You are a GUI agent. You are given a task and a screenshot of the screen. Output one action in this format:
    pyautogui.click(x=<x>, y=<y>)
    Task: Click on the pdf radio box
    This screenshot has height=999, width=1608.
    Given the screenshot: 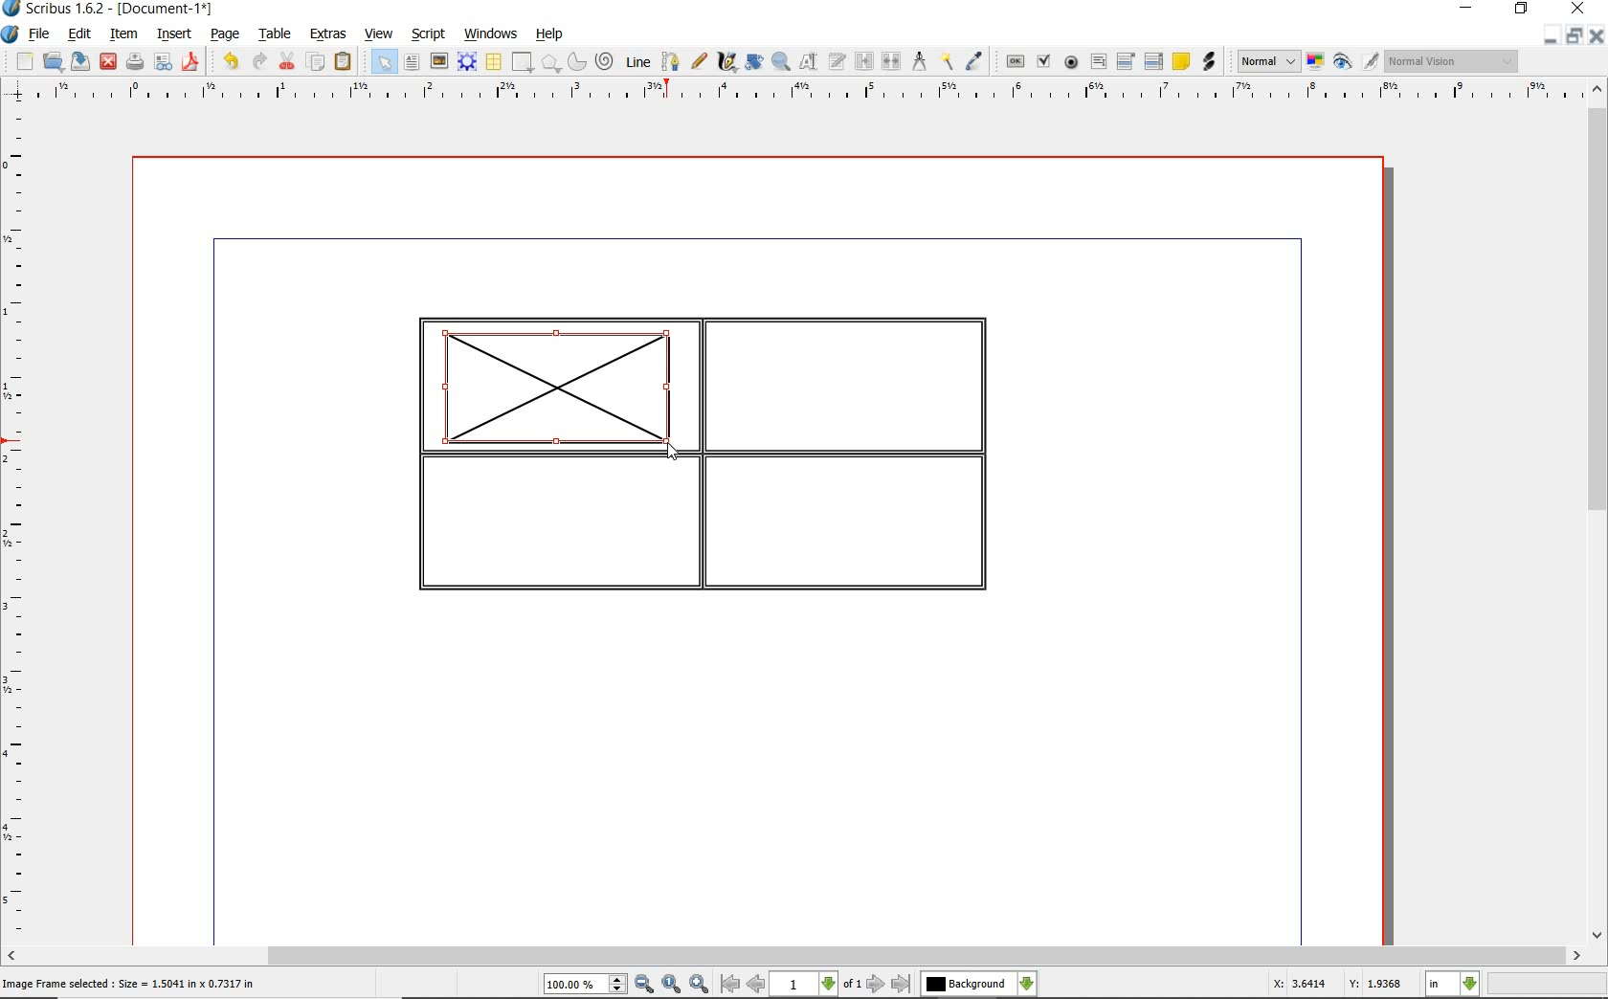 What is the action you would take?
    pyautogui.click(x=1072, y=63)
    